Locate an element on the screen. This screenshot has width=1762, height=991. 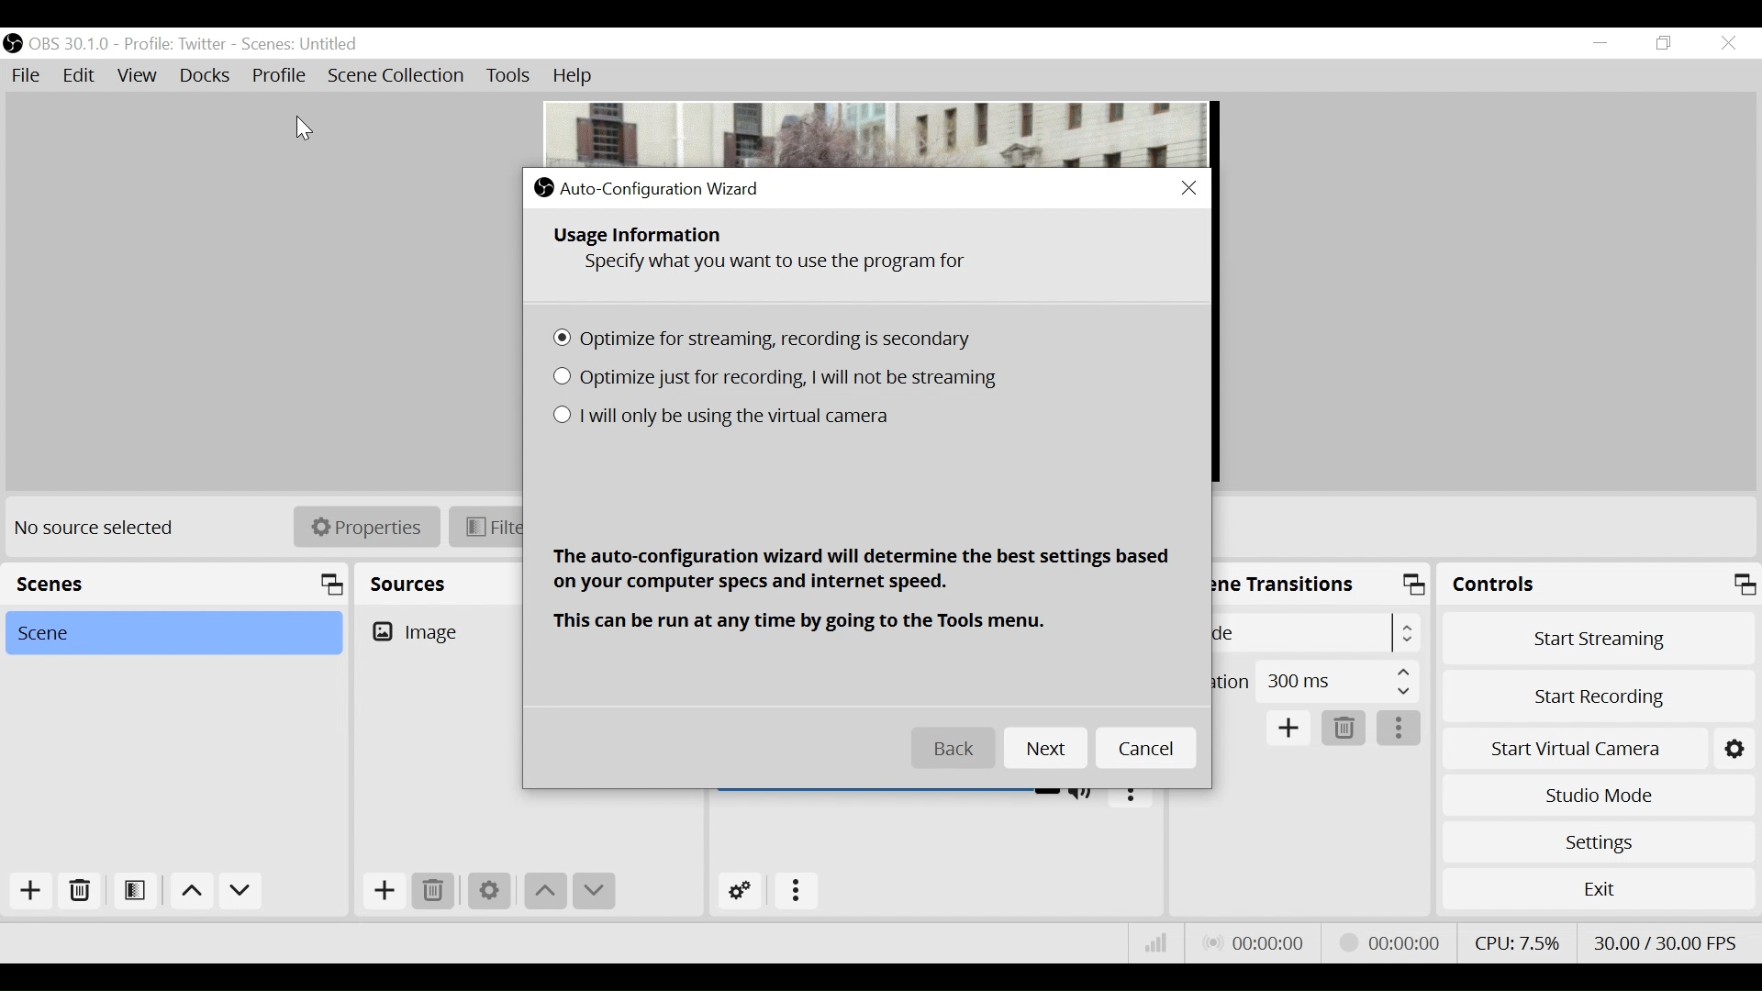
Scenes Name is located at coordinates (326, 44).